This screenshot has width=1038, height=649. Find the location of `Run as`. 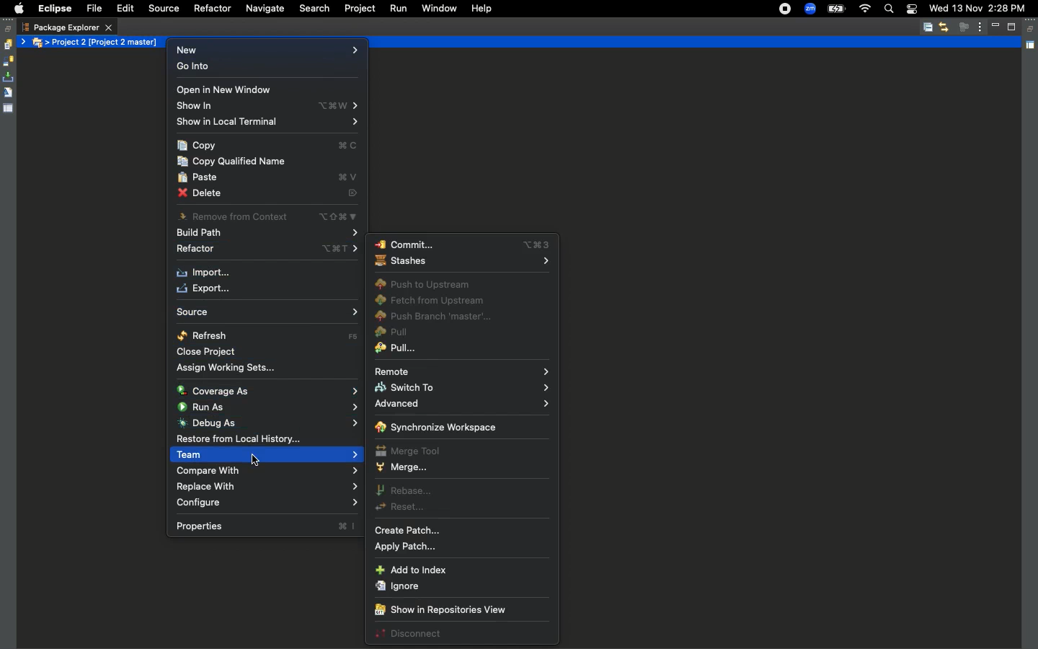

Run as is located at coordinates (268, 406).